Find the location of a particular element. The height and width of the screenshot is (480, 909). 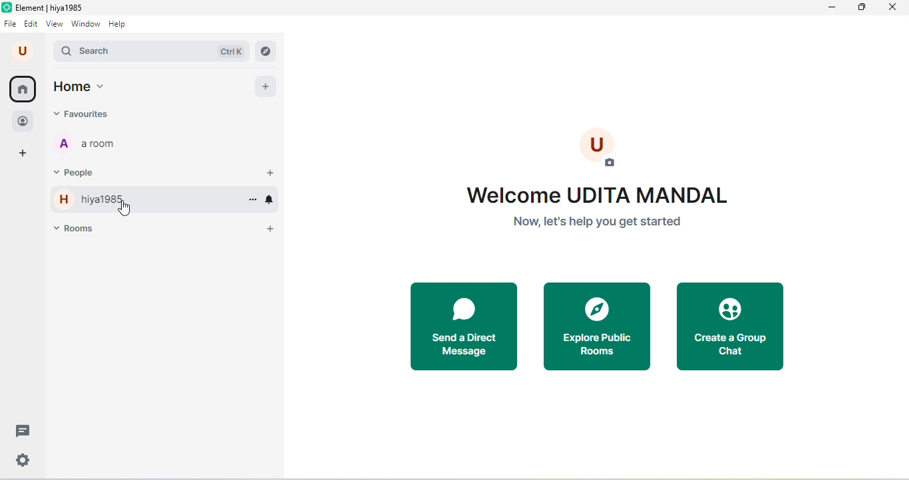

ctlk is located at coordinates (230, 51).